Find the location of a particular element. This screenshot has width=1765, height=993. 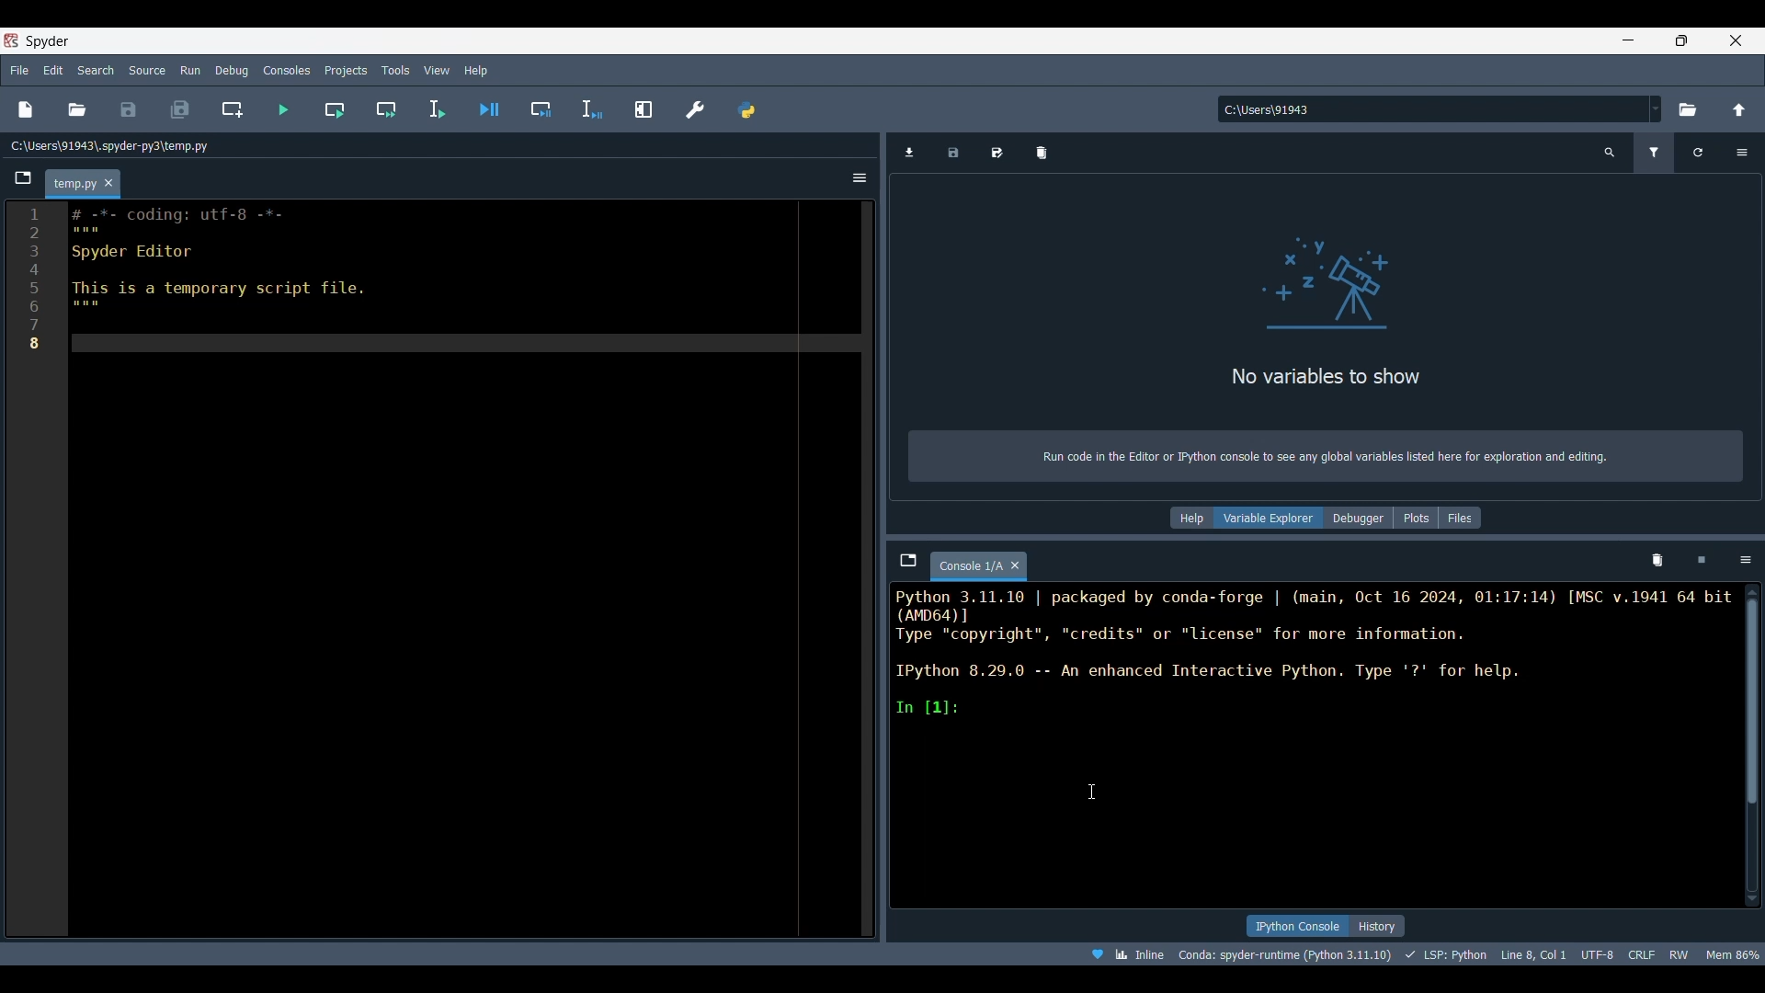

Tools menu is located at coordinates (394, 71).